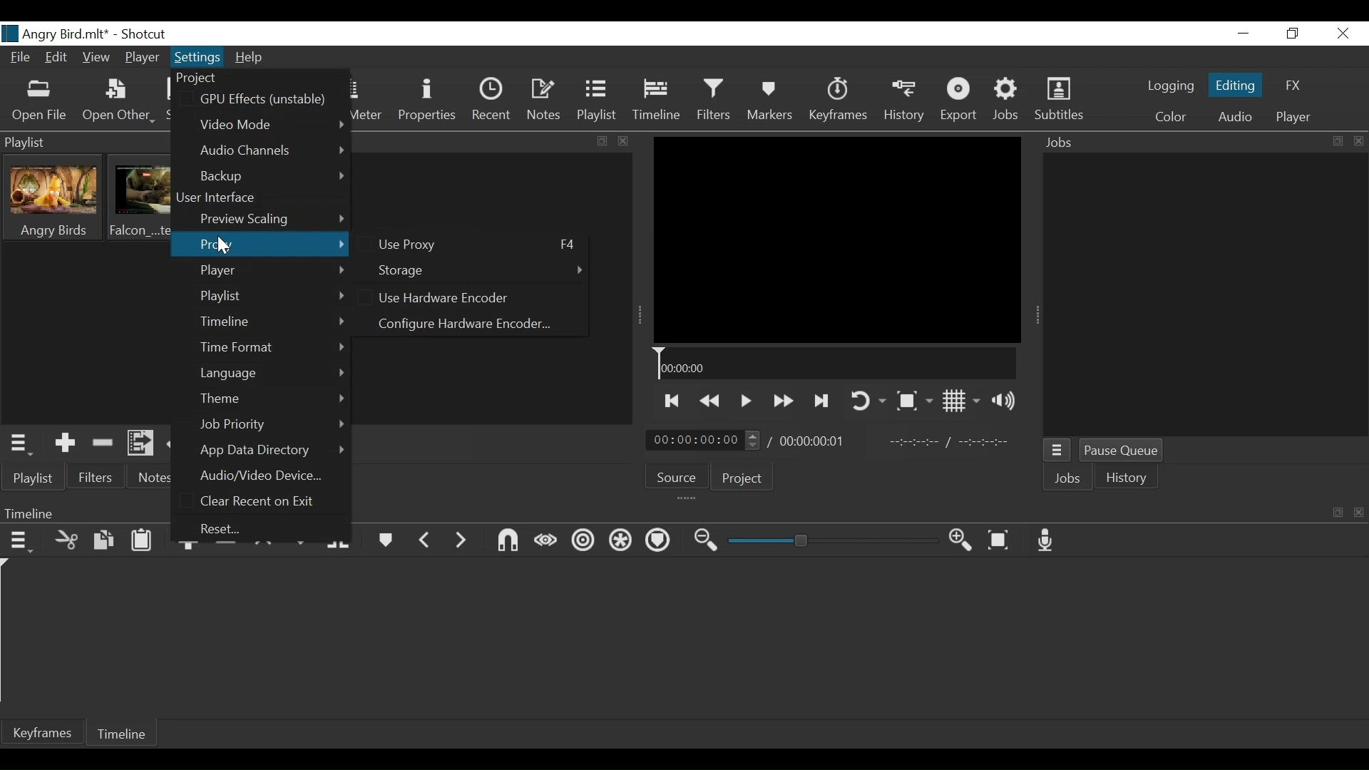  I want to click on Shotcut, so click(147, 36).